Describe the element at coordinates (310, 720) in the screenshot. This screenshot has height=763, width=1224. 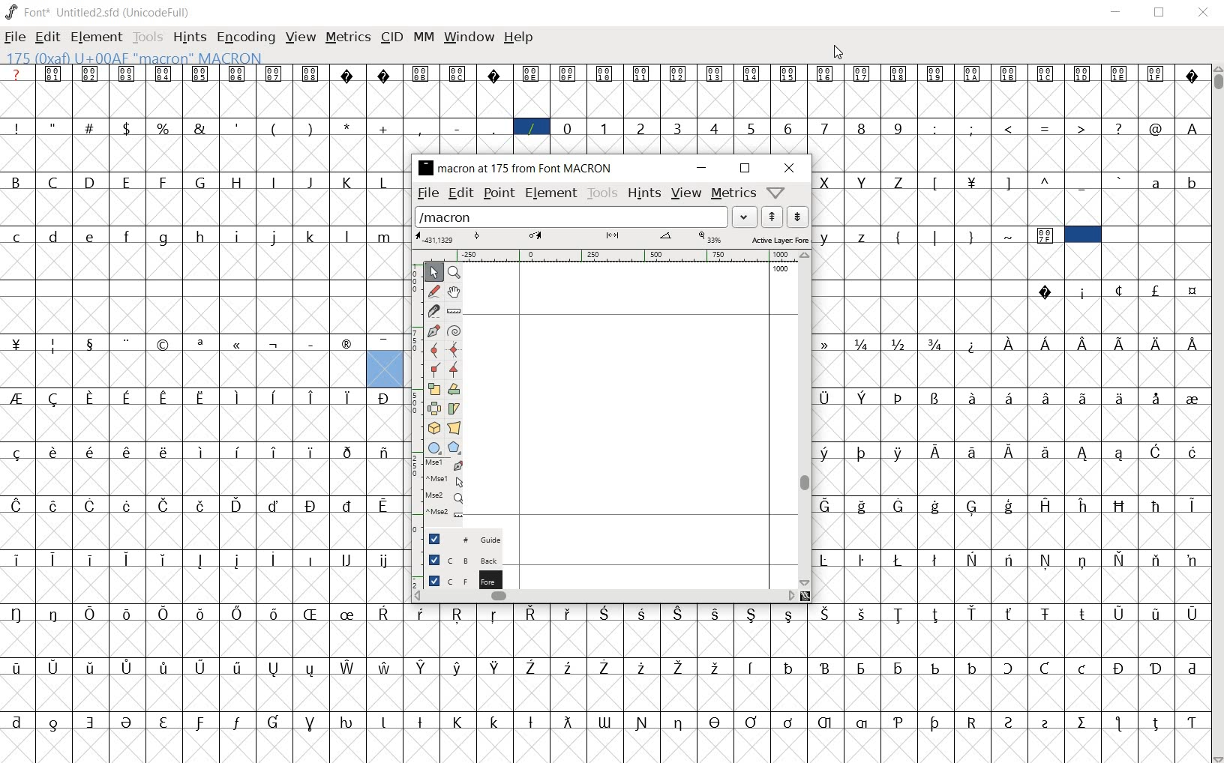
I see `Symbol` at that location.